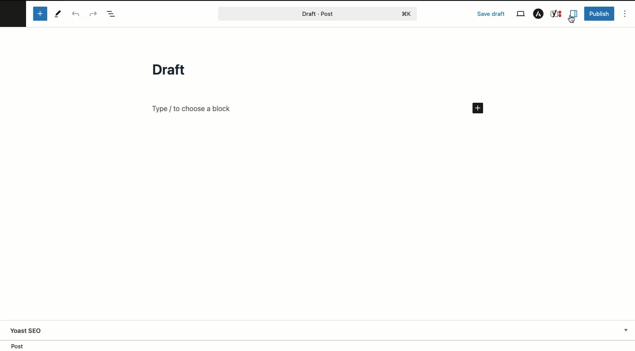  What do you see at coordinates (574, 13) in the screenshot?
I see `Sidebar` at bounding box center [574, 13].